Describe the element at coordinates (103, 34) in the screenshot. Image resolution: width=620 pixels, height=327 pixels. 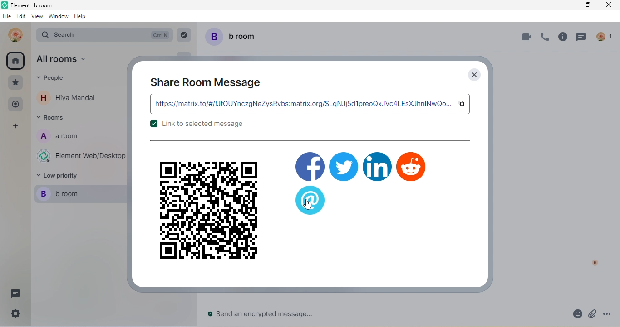
I see `search bar` at that location.